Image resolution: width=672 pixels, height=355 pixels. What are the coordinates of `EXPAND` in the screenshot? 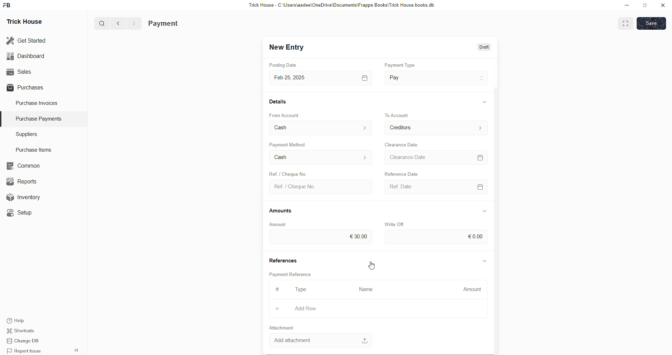 It's located at (626, 23).